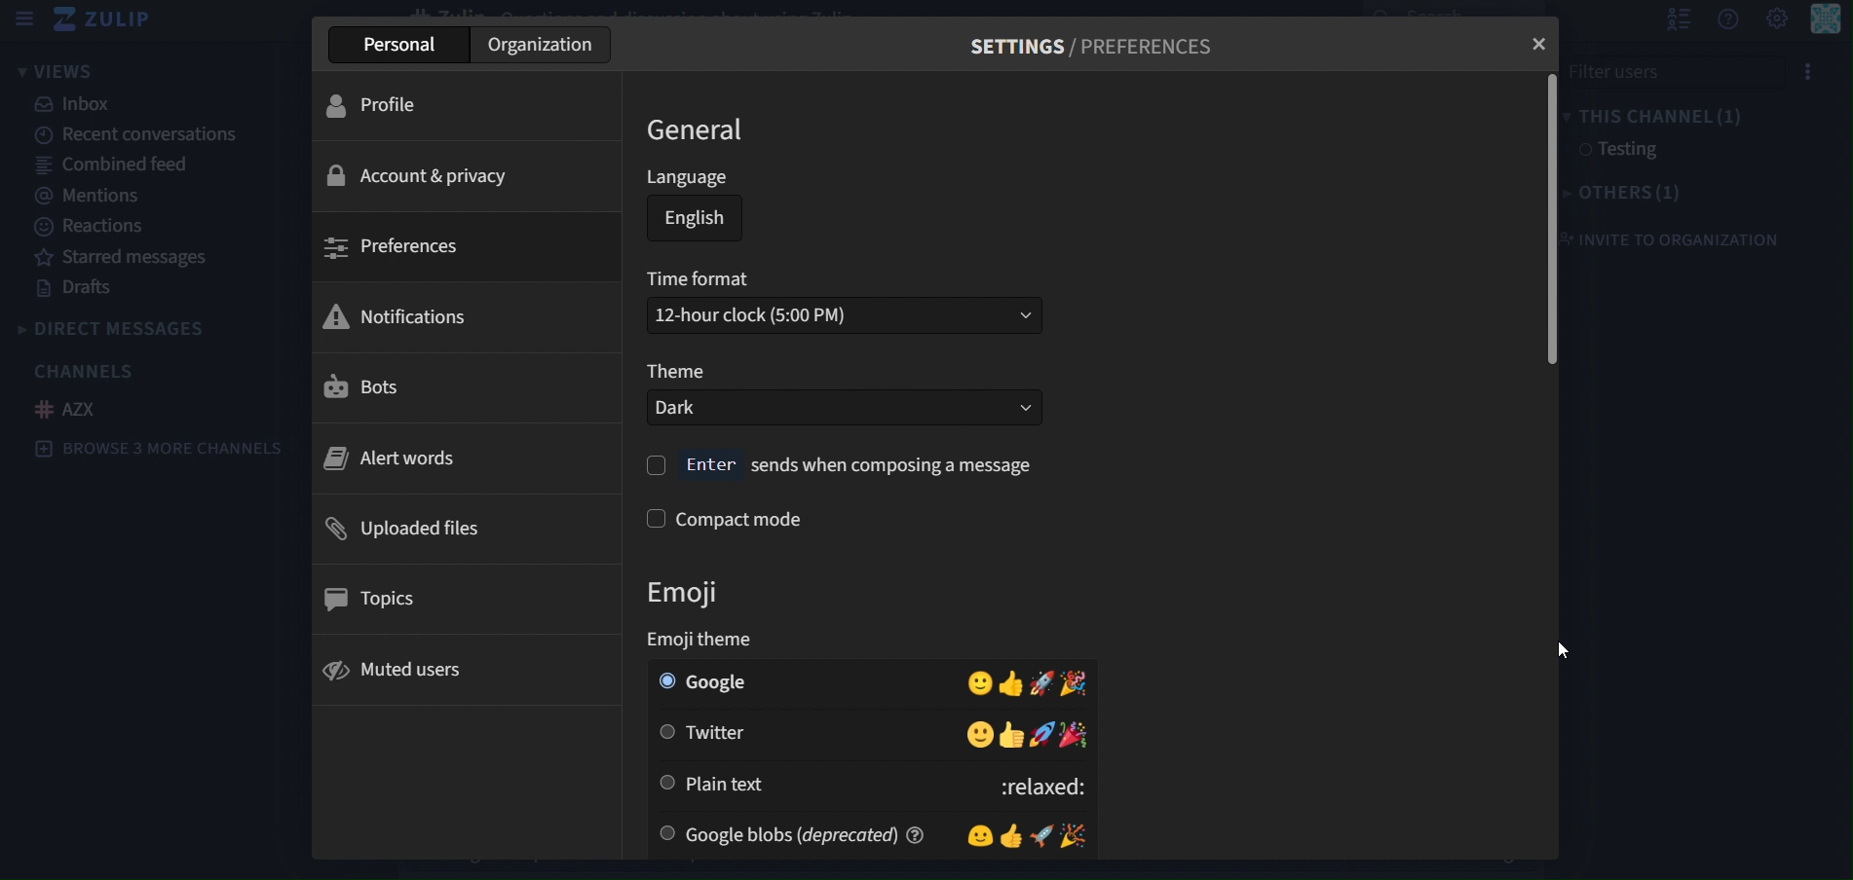  I want to click on organization, so click(542, 47).